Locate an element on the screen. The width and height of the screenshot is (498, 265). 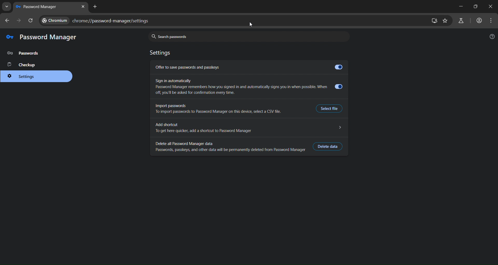
maximize/restore is located at coordinates (475, 6).